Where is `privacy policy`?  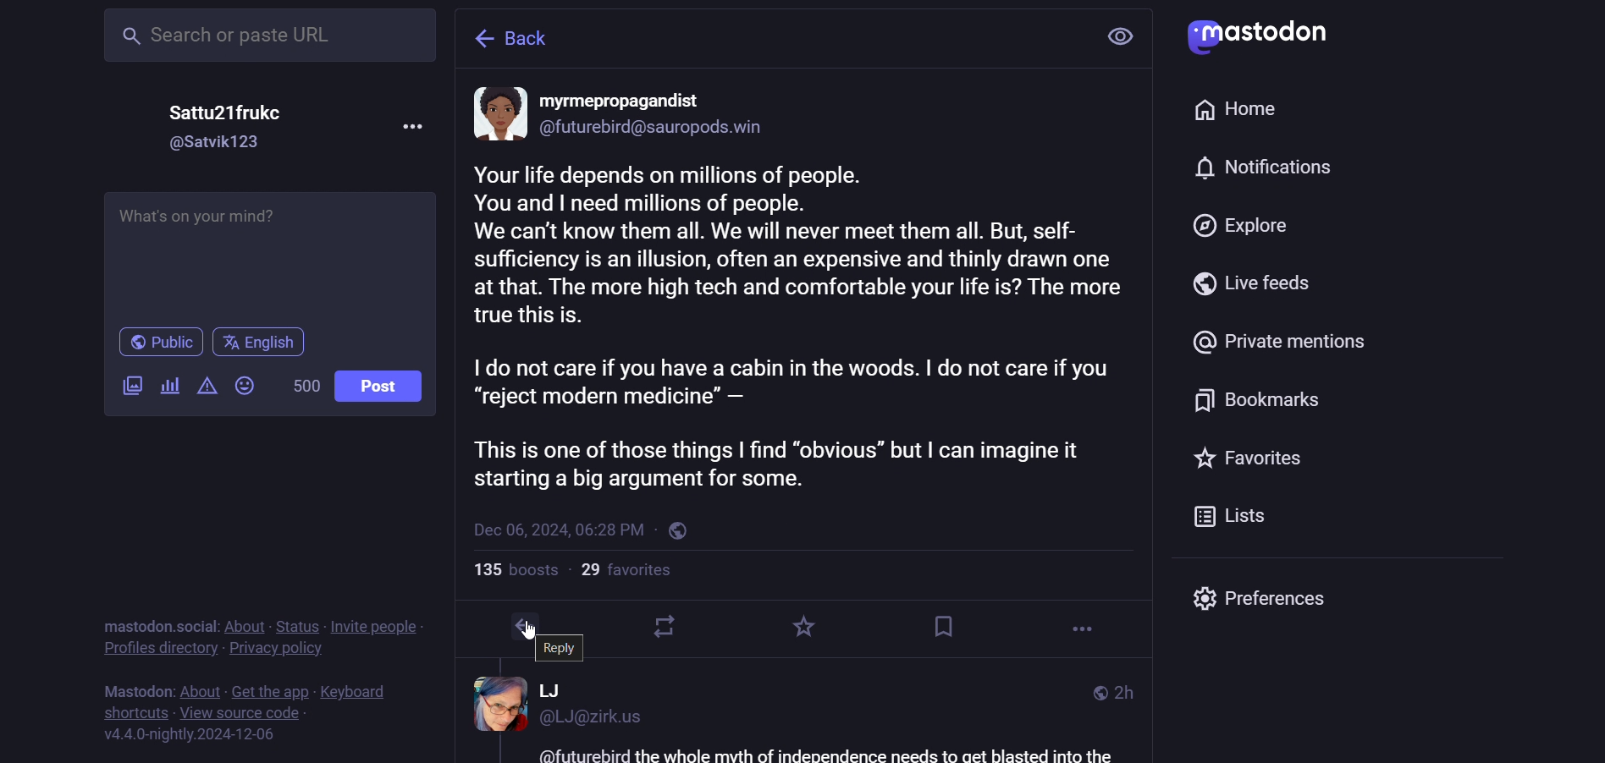
privacy policy is located at coordinates (279, 649).